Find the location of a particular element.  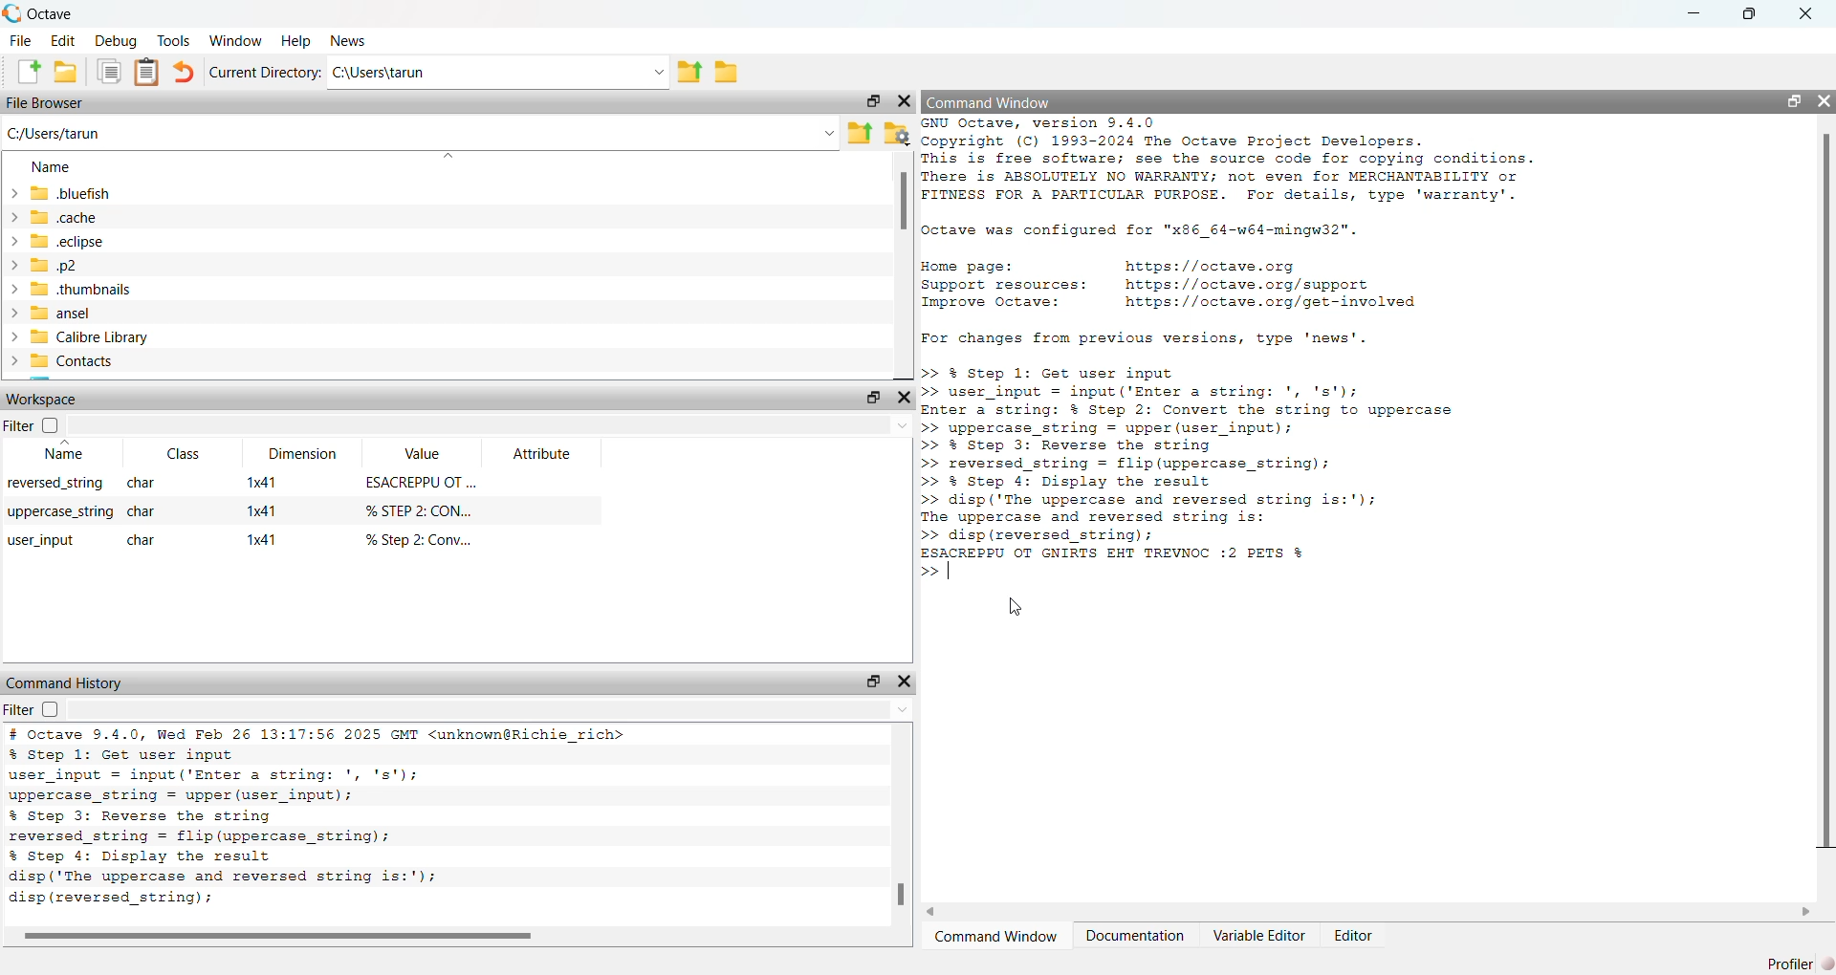

code to reverse the string is located at coordinates (1155, 455).